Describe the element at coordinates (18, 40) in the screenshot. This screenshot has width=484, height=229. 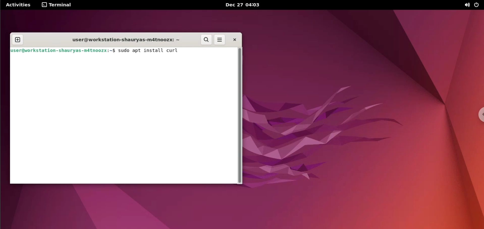
I see `new tab` at that location.